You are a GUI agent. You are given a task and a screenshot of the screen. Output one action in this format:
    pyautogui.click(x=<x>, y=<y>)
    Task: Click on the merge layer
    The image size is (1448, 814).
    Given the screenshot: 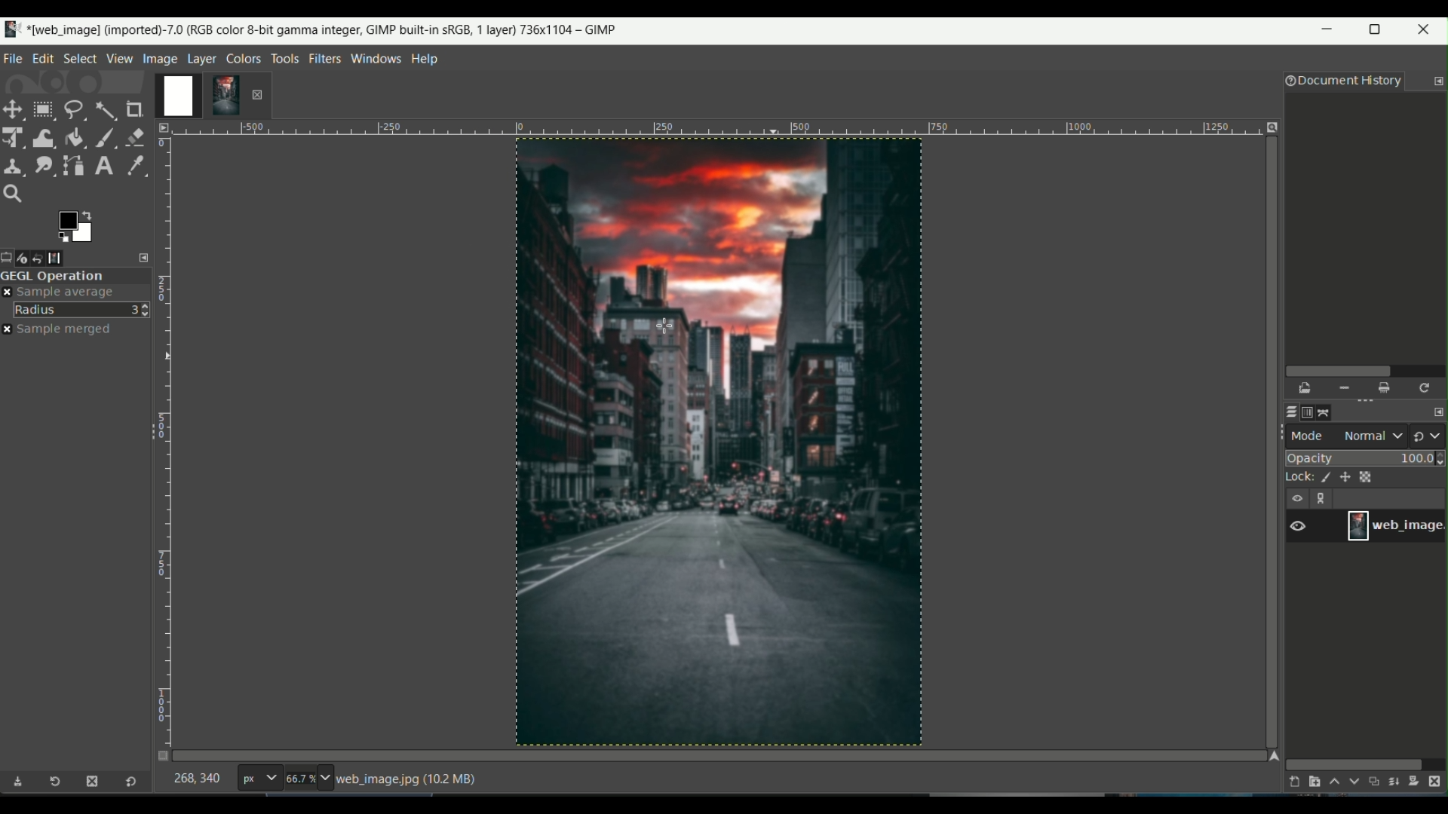 What is the action you would take?
    pyautogui.click(x=1395, y=782)
    